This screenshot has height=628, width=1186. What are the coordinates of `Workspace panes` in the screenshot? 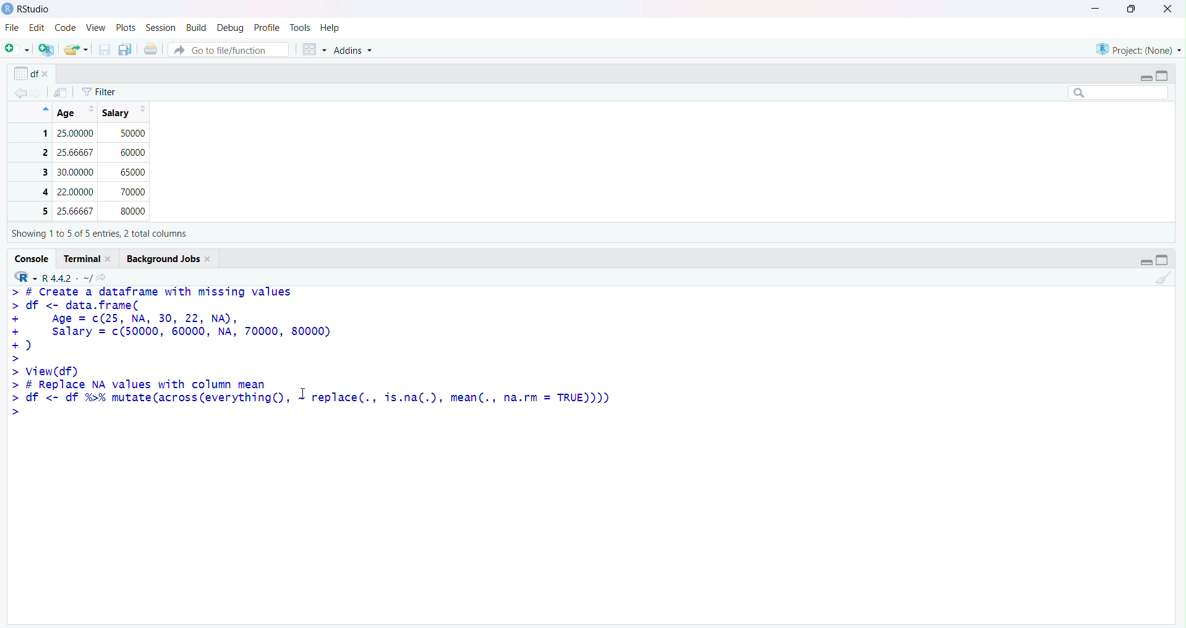 It's located at (312, 46).